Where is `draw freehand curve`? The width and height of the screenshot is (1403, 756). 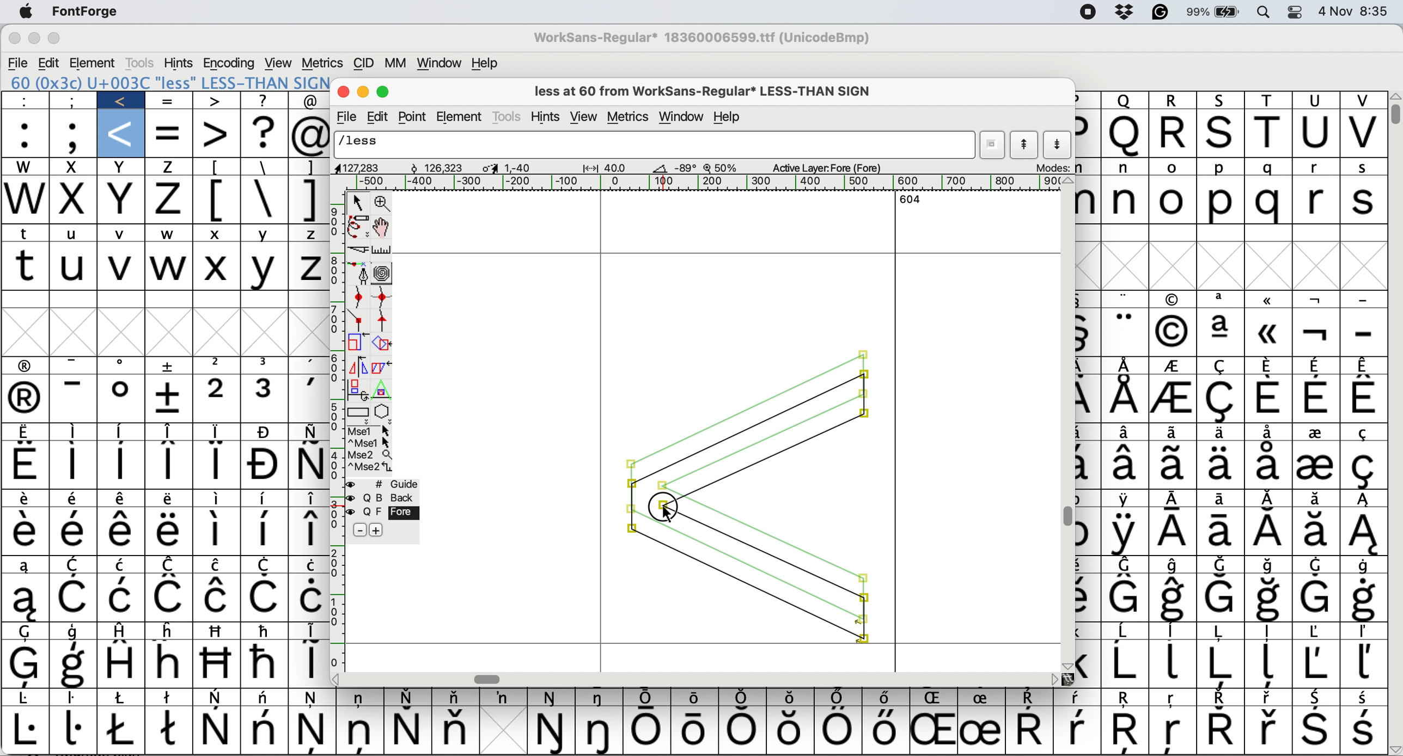 draw freehand curve is located at coordinates (358, 226).